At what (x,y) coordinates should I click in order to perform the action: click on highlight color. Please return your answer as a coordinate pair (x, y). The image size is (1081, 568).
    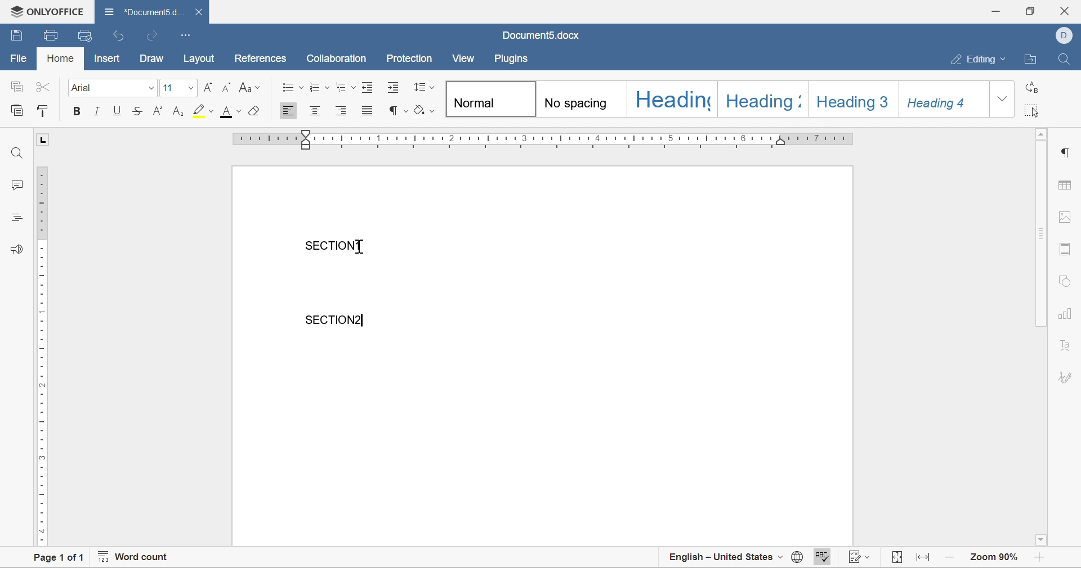
    Looking at the image, I should click on (205, 110).